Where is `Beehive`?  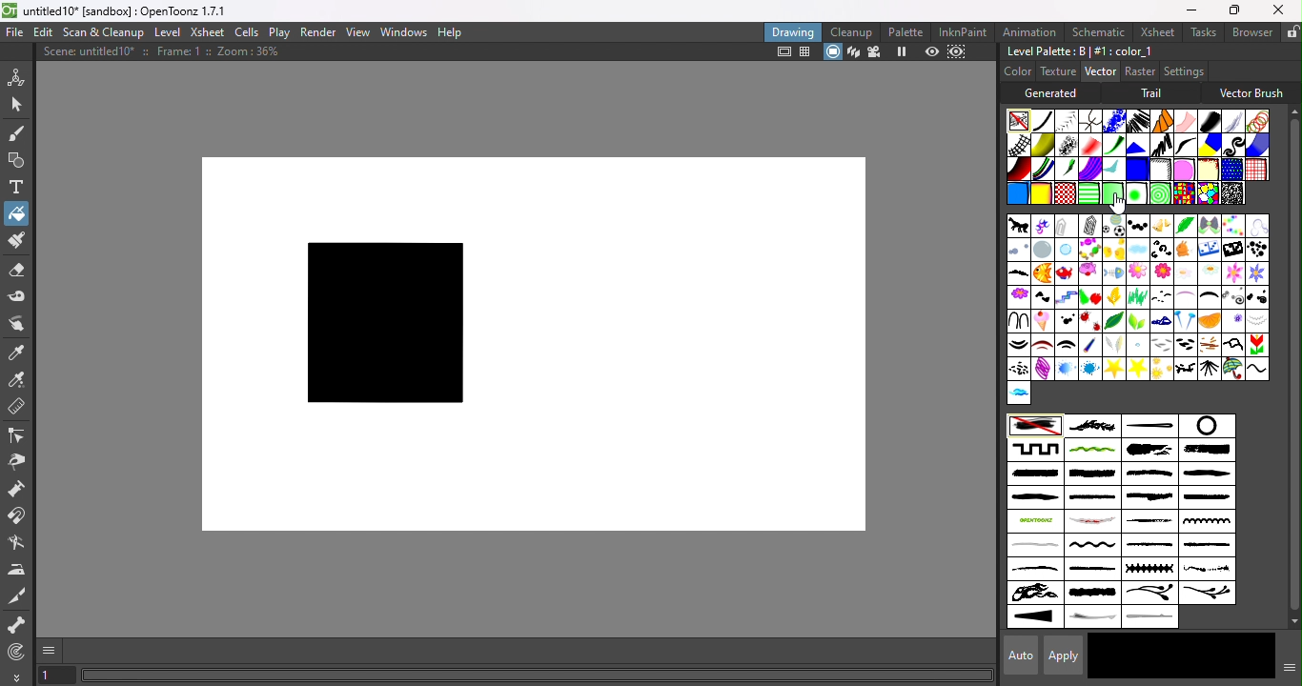
Beehive is located at coordinates (1207, 194).